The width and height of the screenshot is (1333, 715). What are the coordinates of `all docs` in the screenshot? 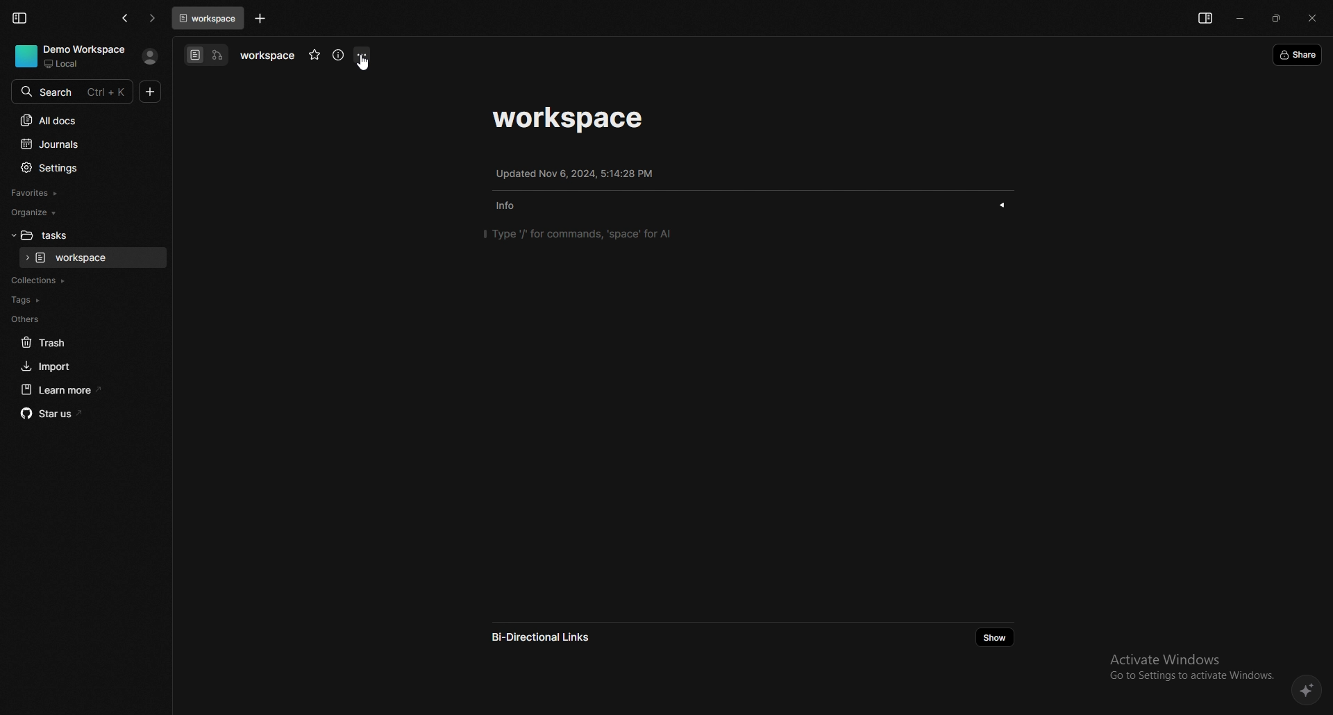 It's located at (79, 120).